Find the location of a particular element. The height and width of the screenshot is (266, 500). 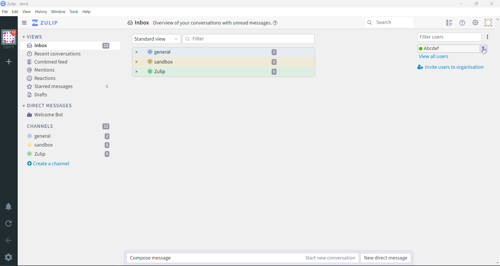

Help Menu is located at coordinates (463, 23).